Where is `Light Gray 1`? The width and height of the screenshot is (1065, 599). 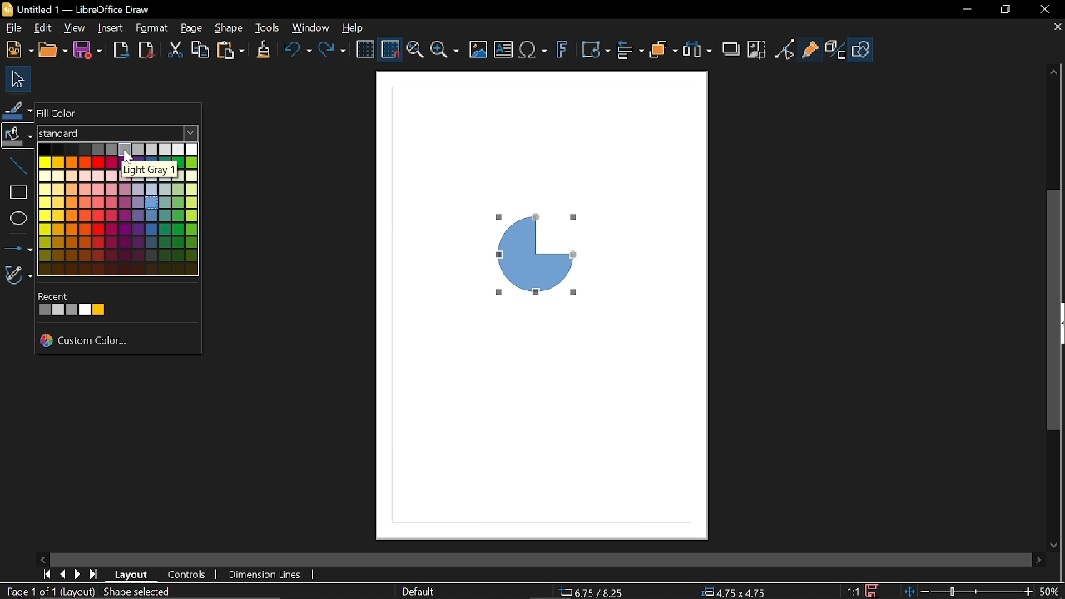 Light Gray 1 is located at coordinates (148, 170).